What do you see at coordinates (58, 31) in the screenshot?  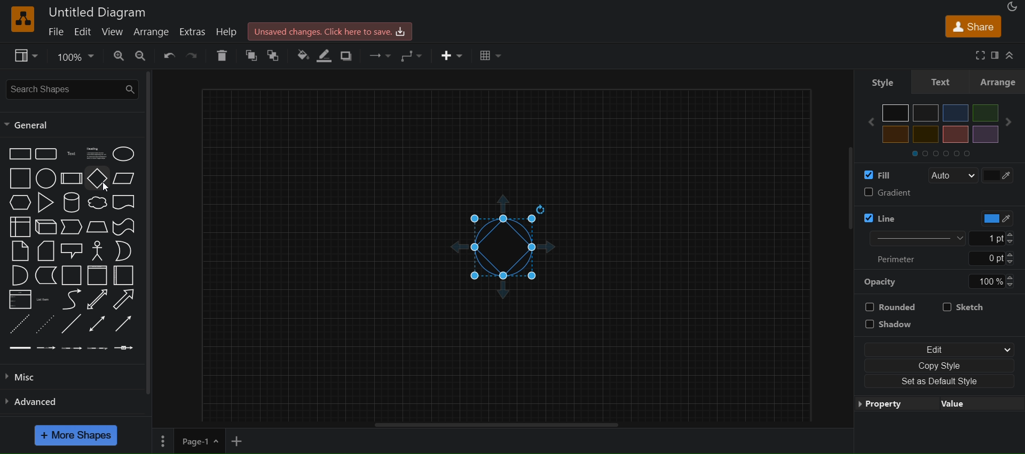 I see `file` at bounding box center [58, 31].